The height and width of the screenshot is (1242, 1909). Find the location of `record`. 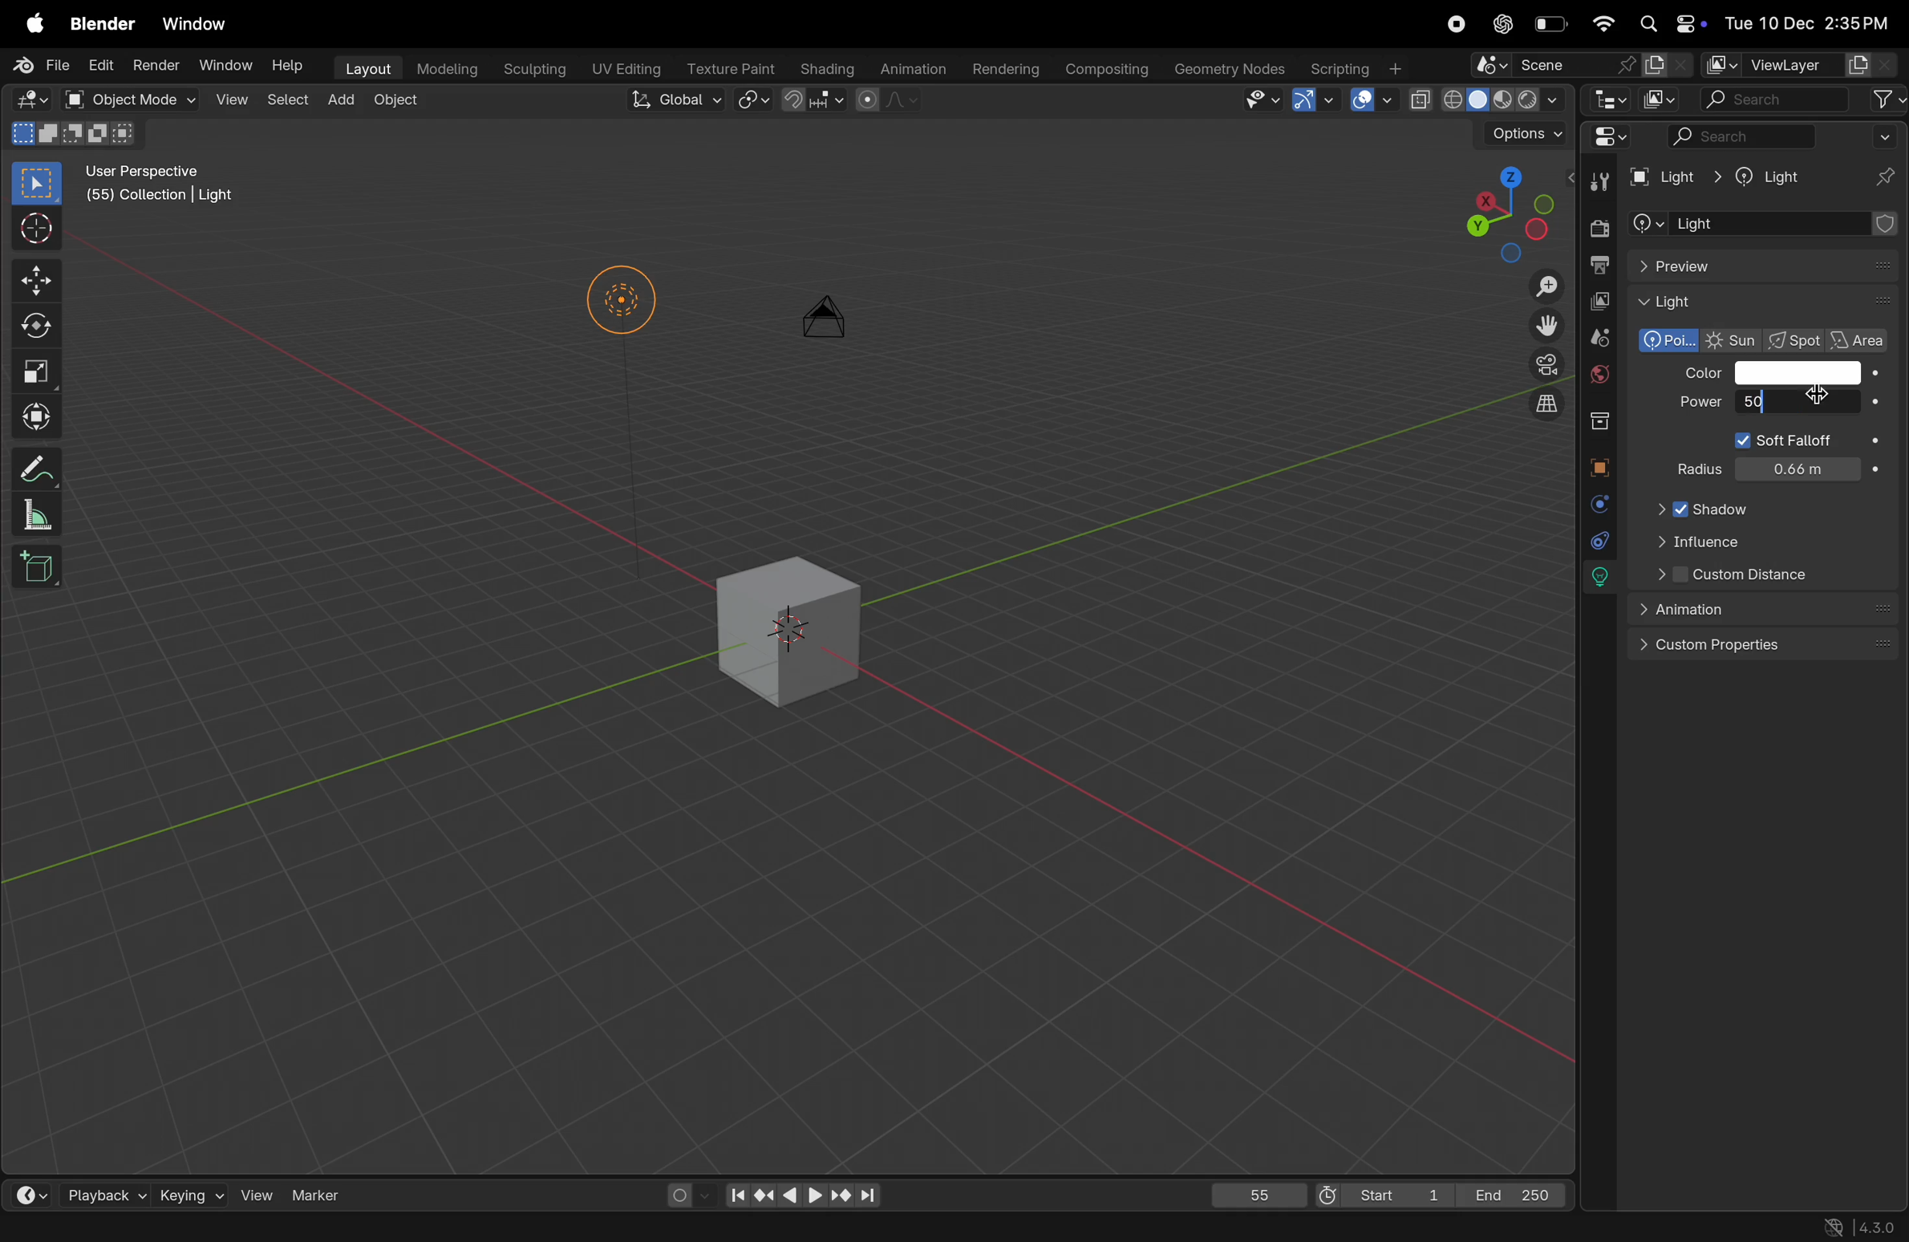

record is located at coordinates (1456, 24).